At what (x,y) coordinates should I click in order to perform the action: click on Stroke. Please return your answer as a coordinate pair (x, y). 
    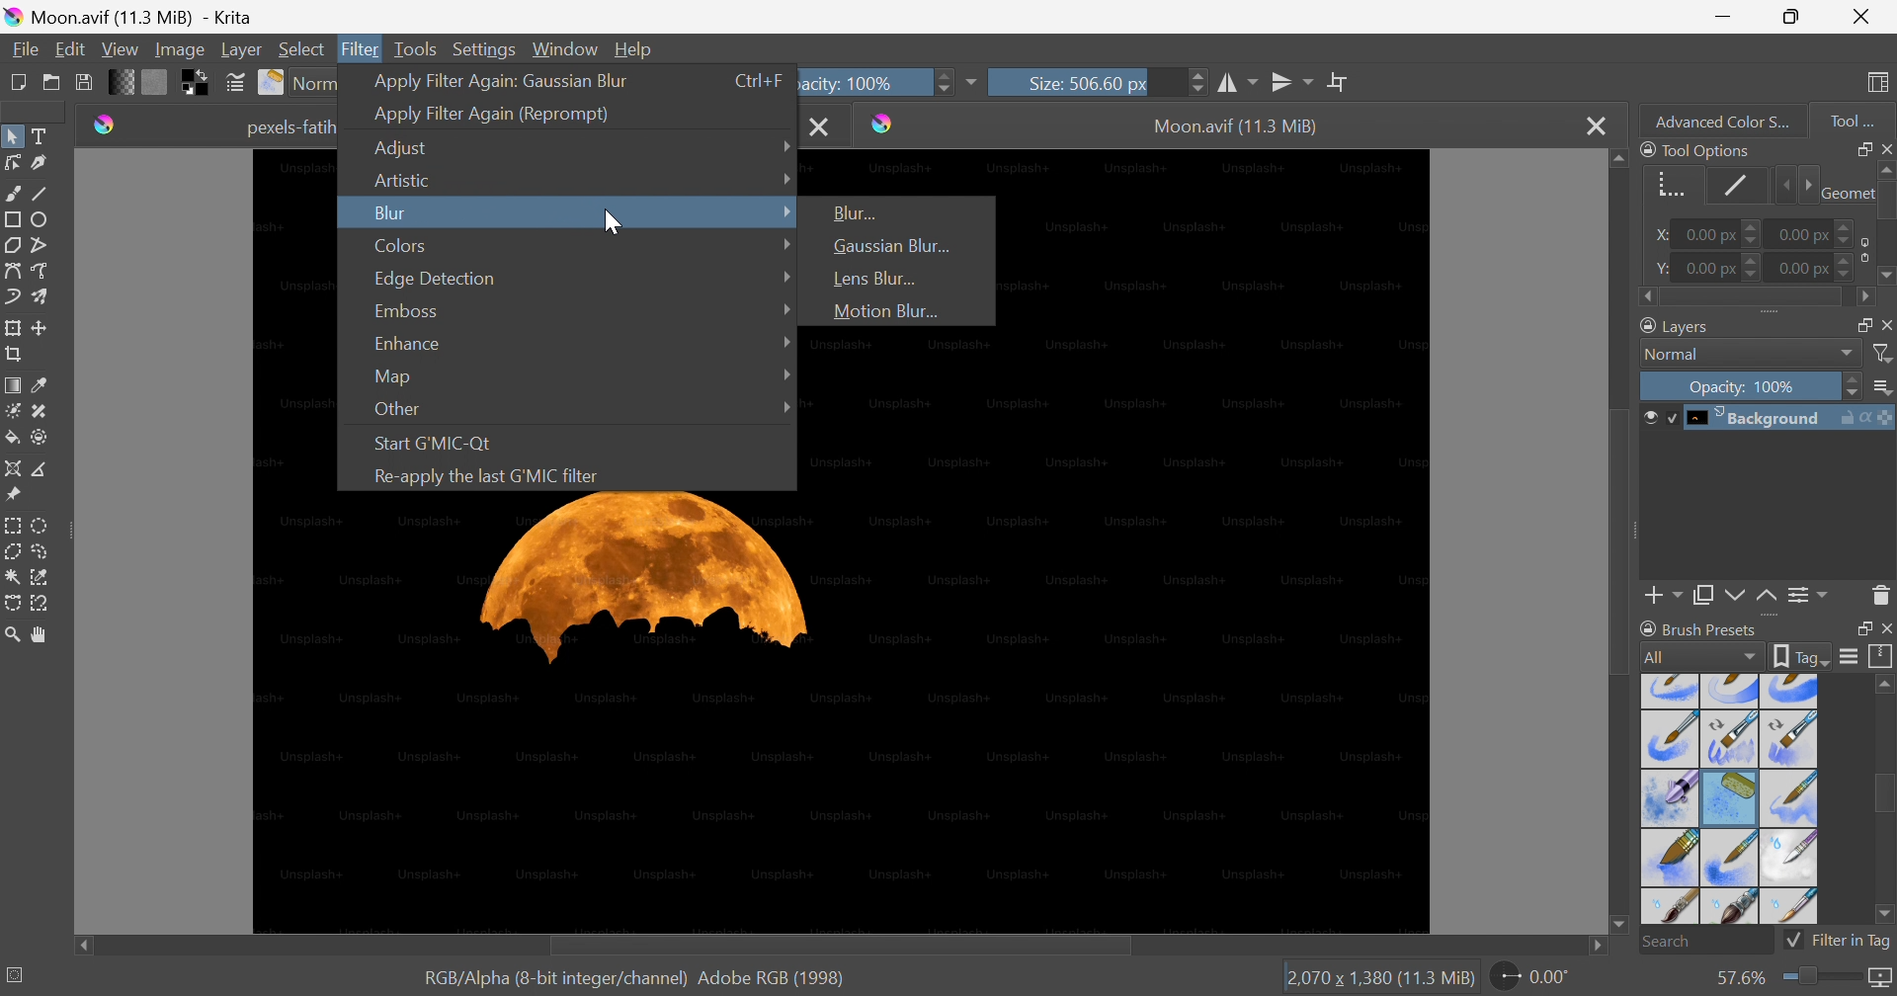
    Looking at the image, I should click on (1731, 187).